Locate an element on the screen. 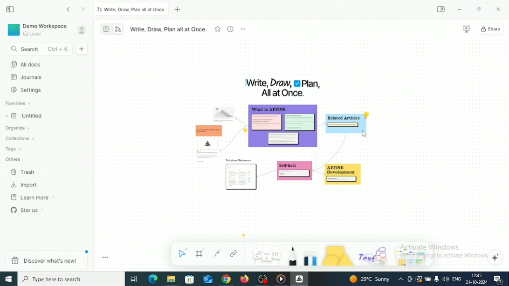  Notifications is located at coordinates (497, 279).